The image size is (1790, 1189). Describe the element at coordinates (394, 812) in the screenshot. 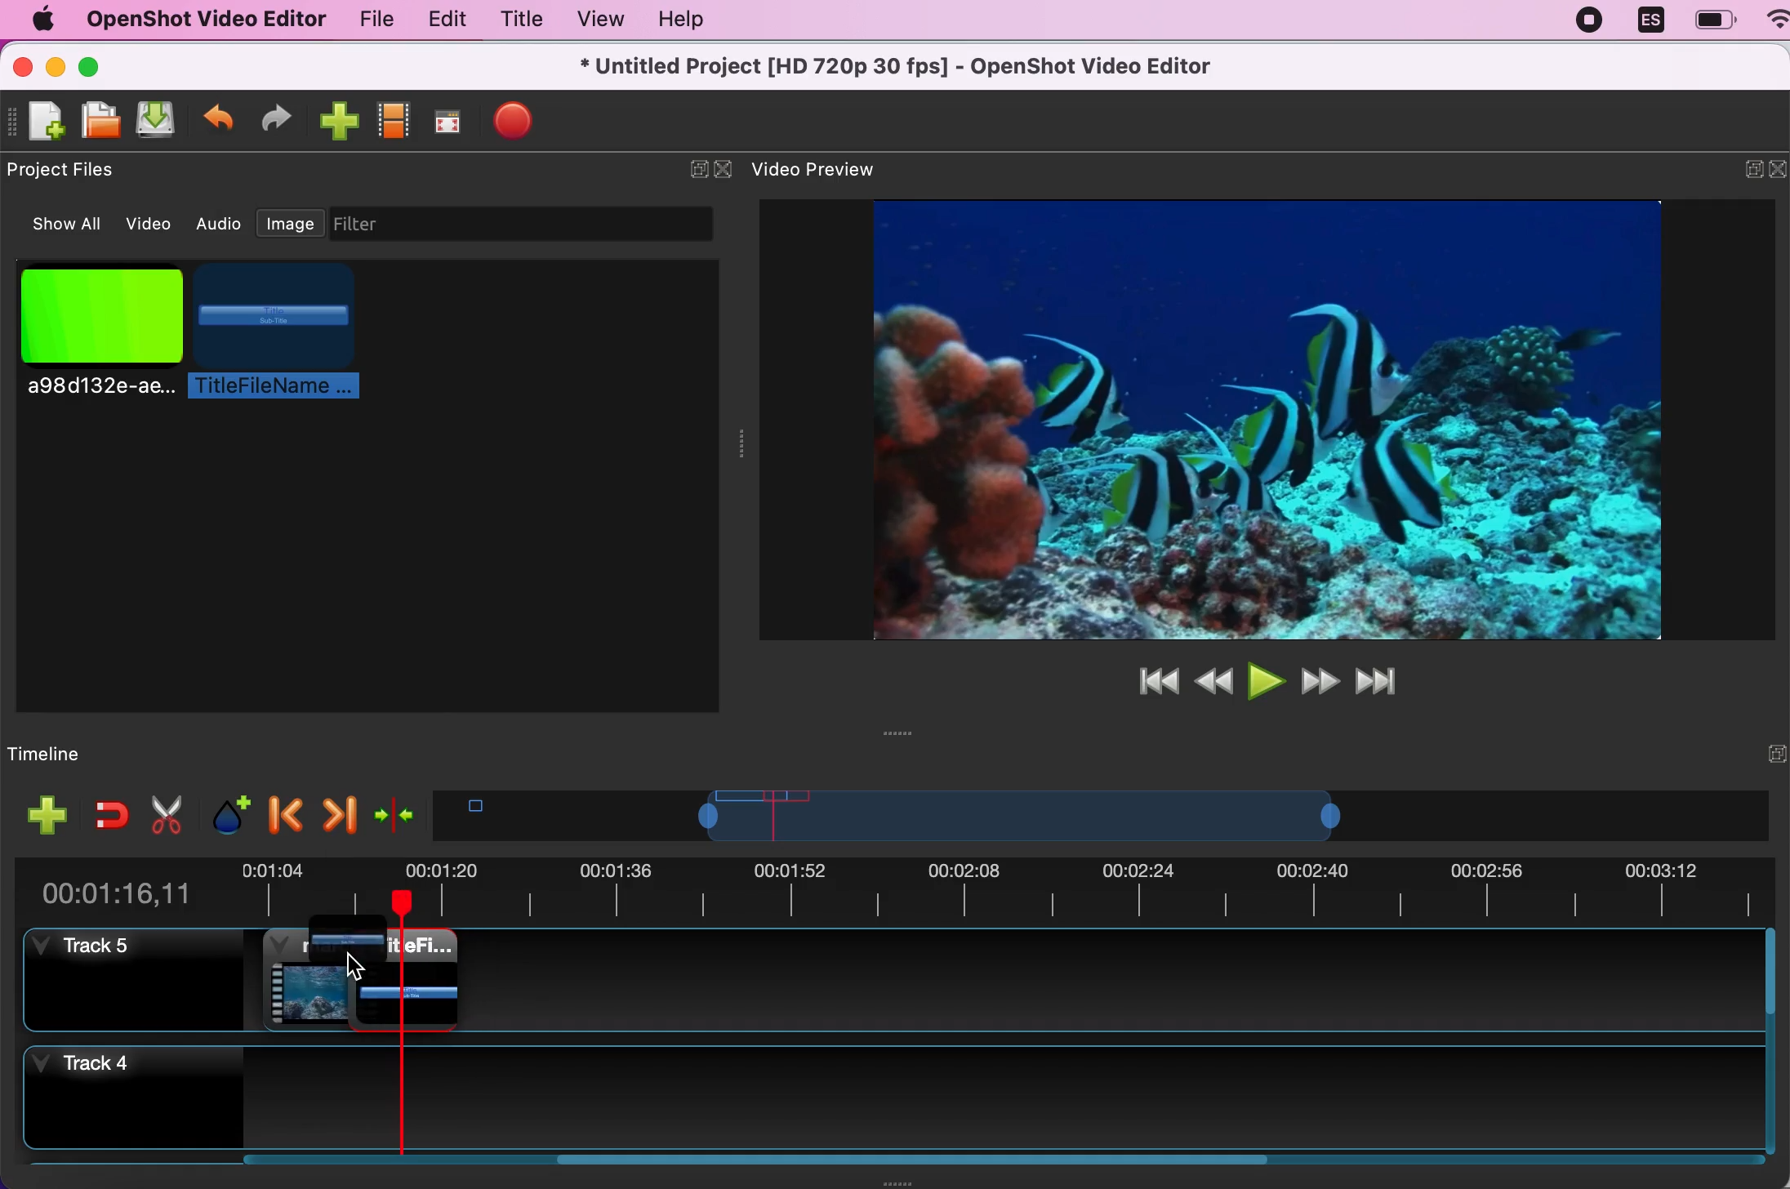

I see `center the timeline` at that location.